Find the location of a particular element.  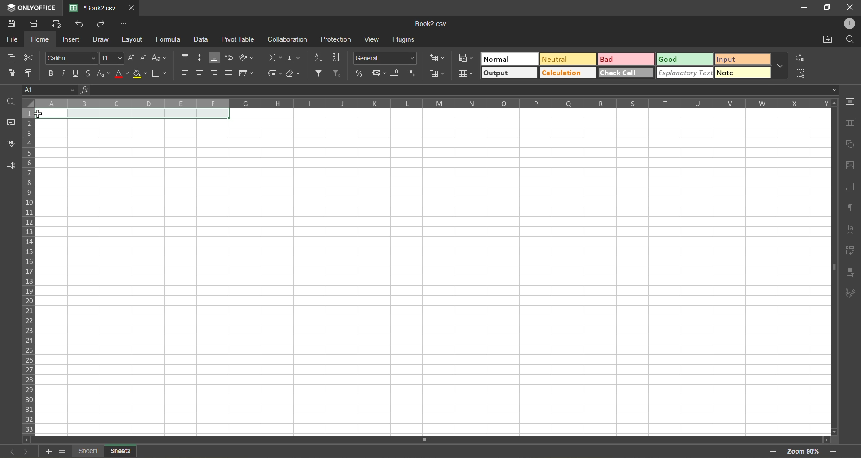

font color is located at coordinates (121, 73).